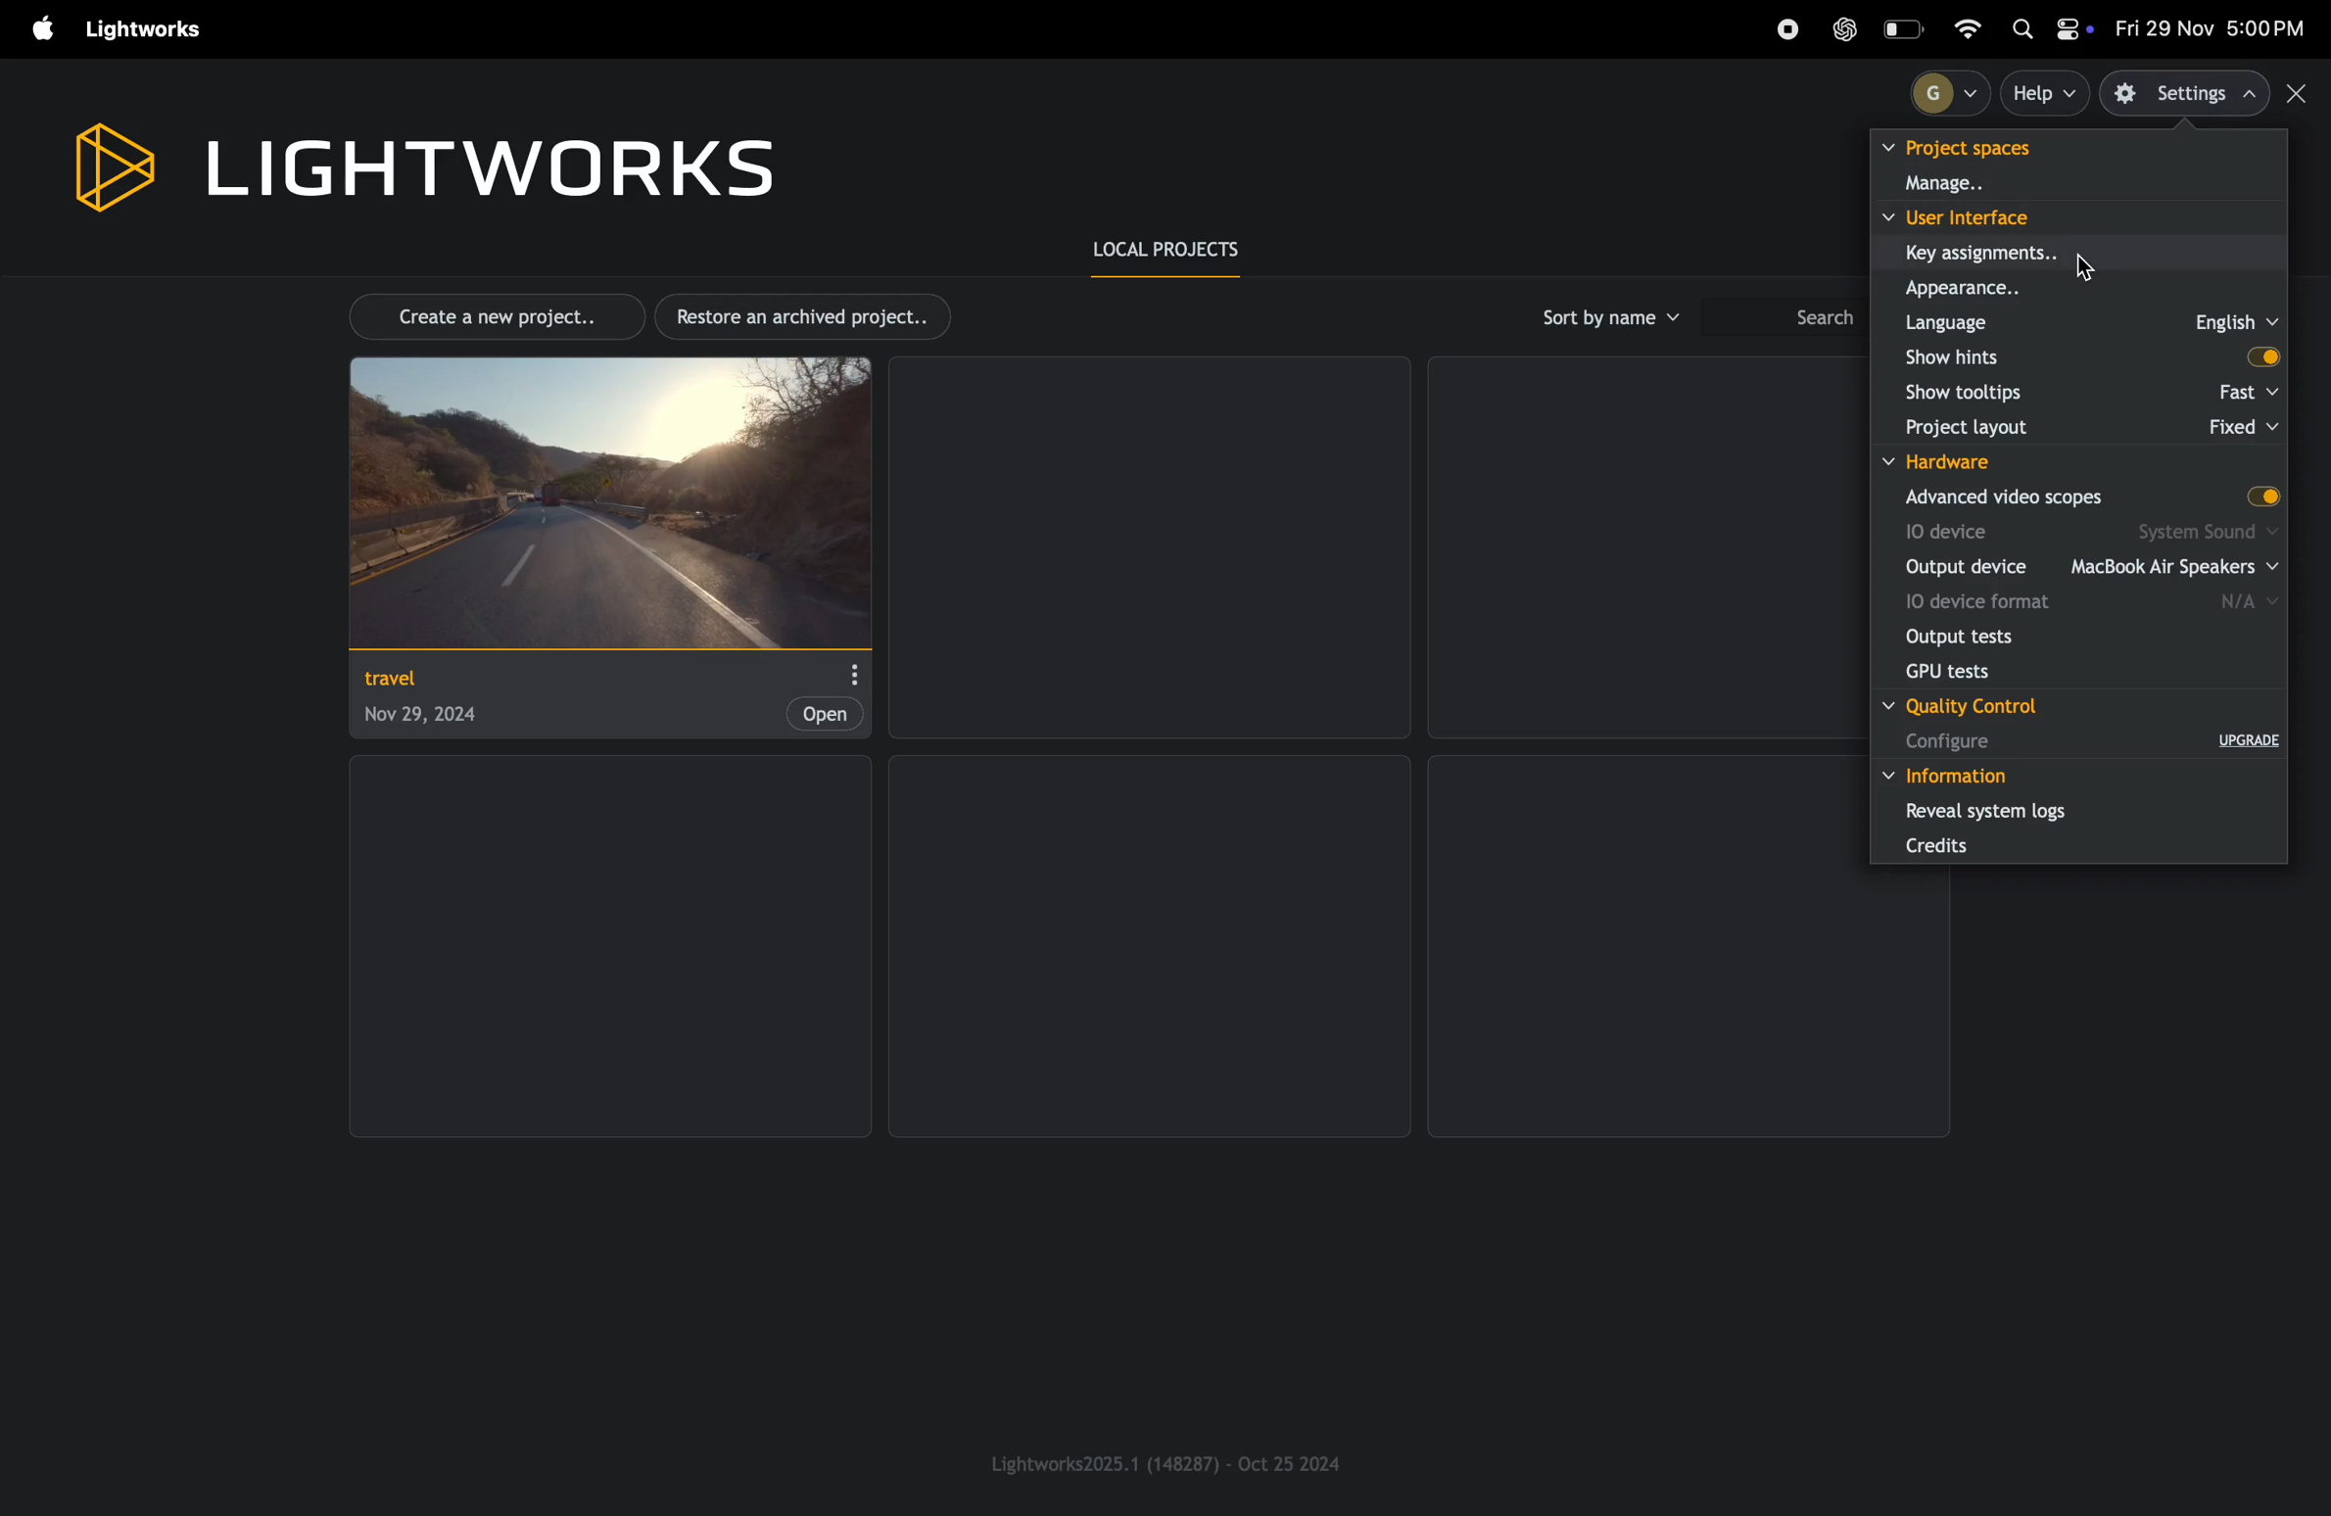 The width and height of the screenshot is (2331, 1516). Describe the element at coordinates (2082, 601) in the screenshot. I see `io device format` at that location.